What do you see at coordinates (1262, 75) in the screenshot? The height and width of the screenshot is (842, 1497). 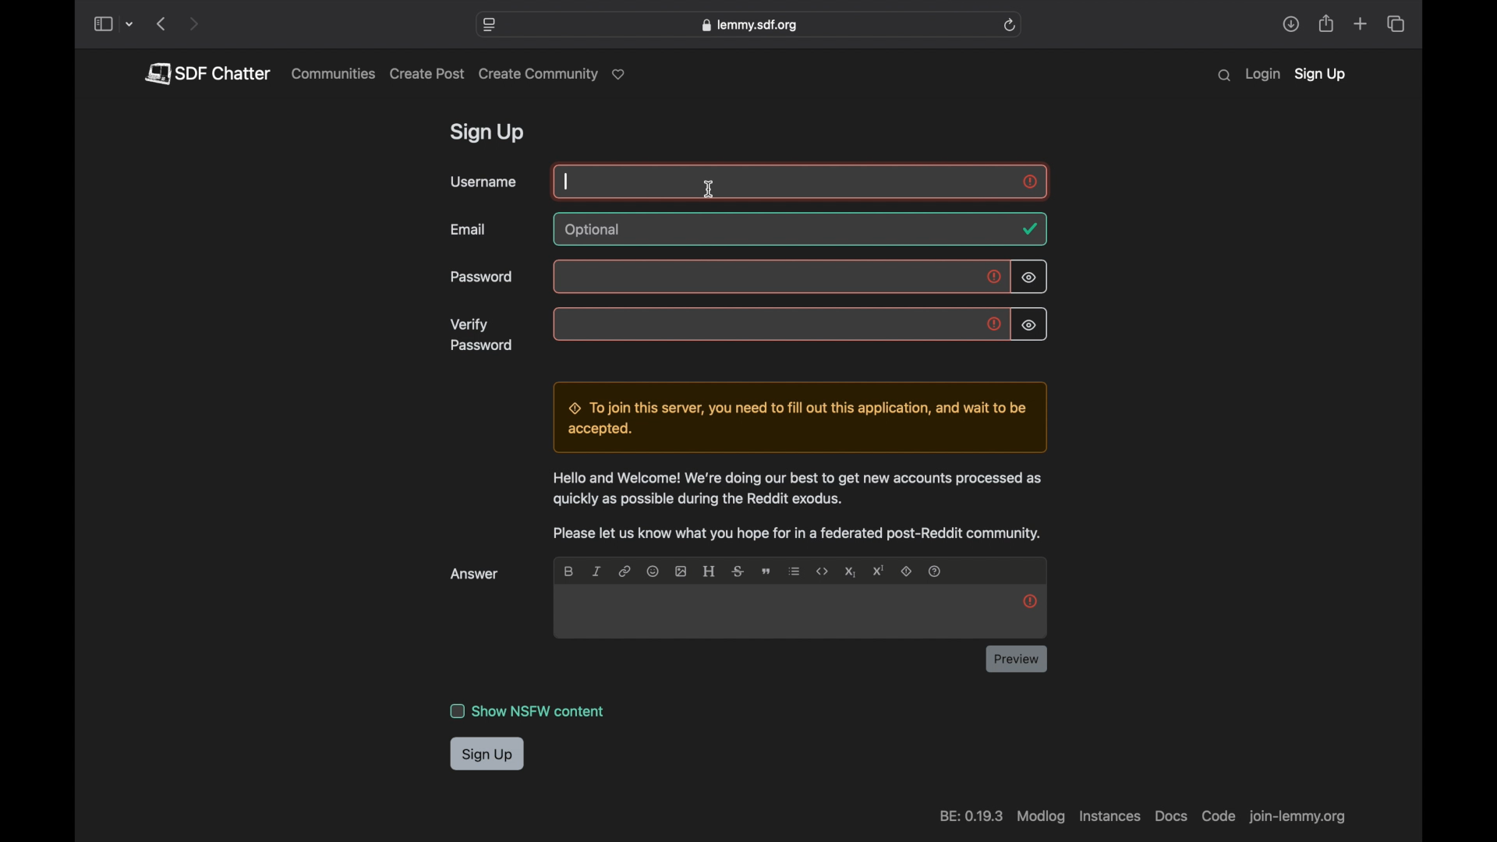 I see `login` at bounding box center [1262, 75].